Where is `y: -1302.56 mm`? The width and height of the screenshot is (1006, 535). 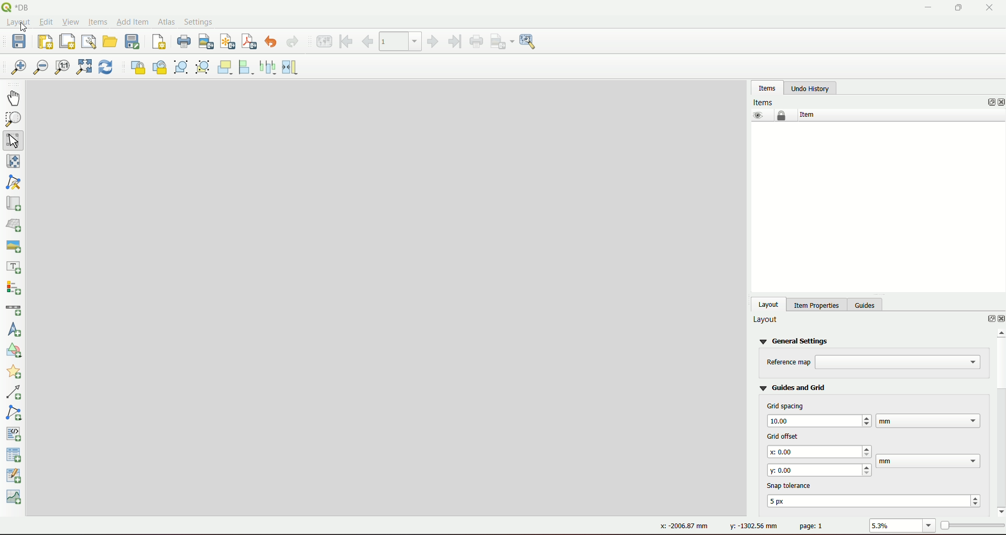 y: -1302.56 mm is located at coordinates (751, 527).